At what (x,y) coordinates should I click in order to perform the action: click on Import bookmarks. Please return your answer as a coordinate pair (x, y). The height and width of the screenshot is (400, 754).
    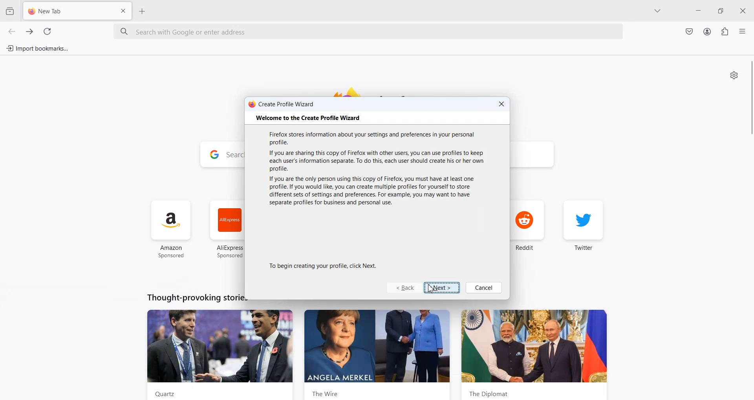
    Looking at the image, I should click on (37, 48).